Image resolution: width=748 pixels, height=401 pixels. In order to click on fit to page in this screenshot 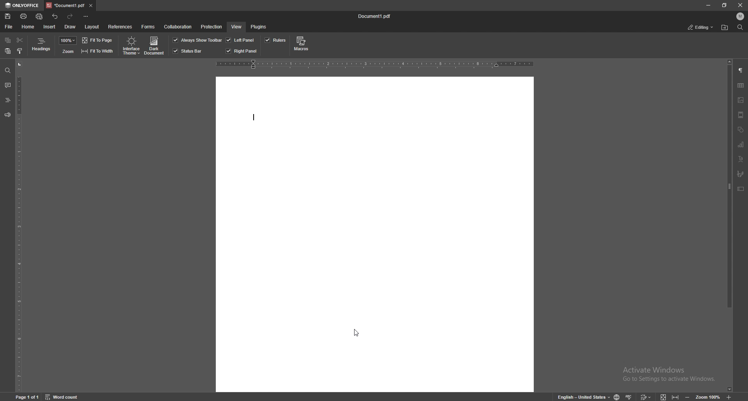, I will do `click(98, 40)`.